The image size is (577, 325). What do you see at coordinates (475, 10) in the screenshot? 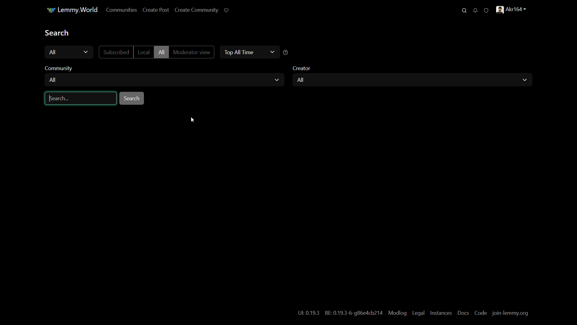
I see `unread notifications` at bounding box center [475, 10].